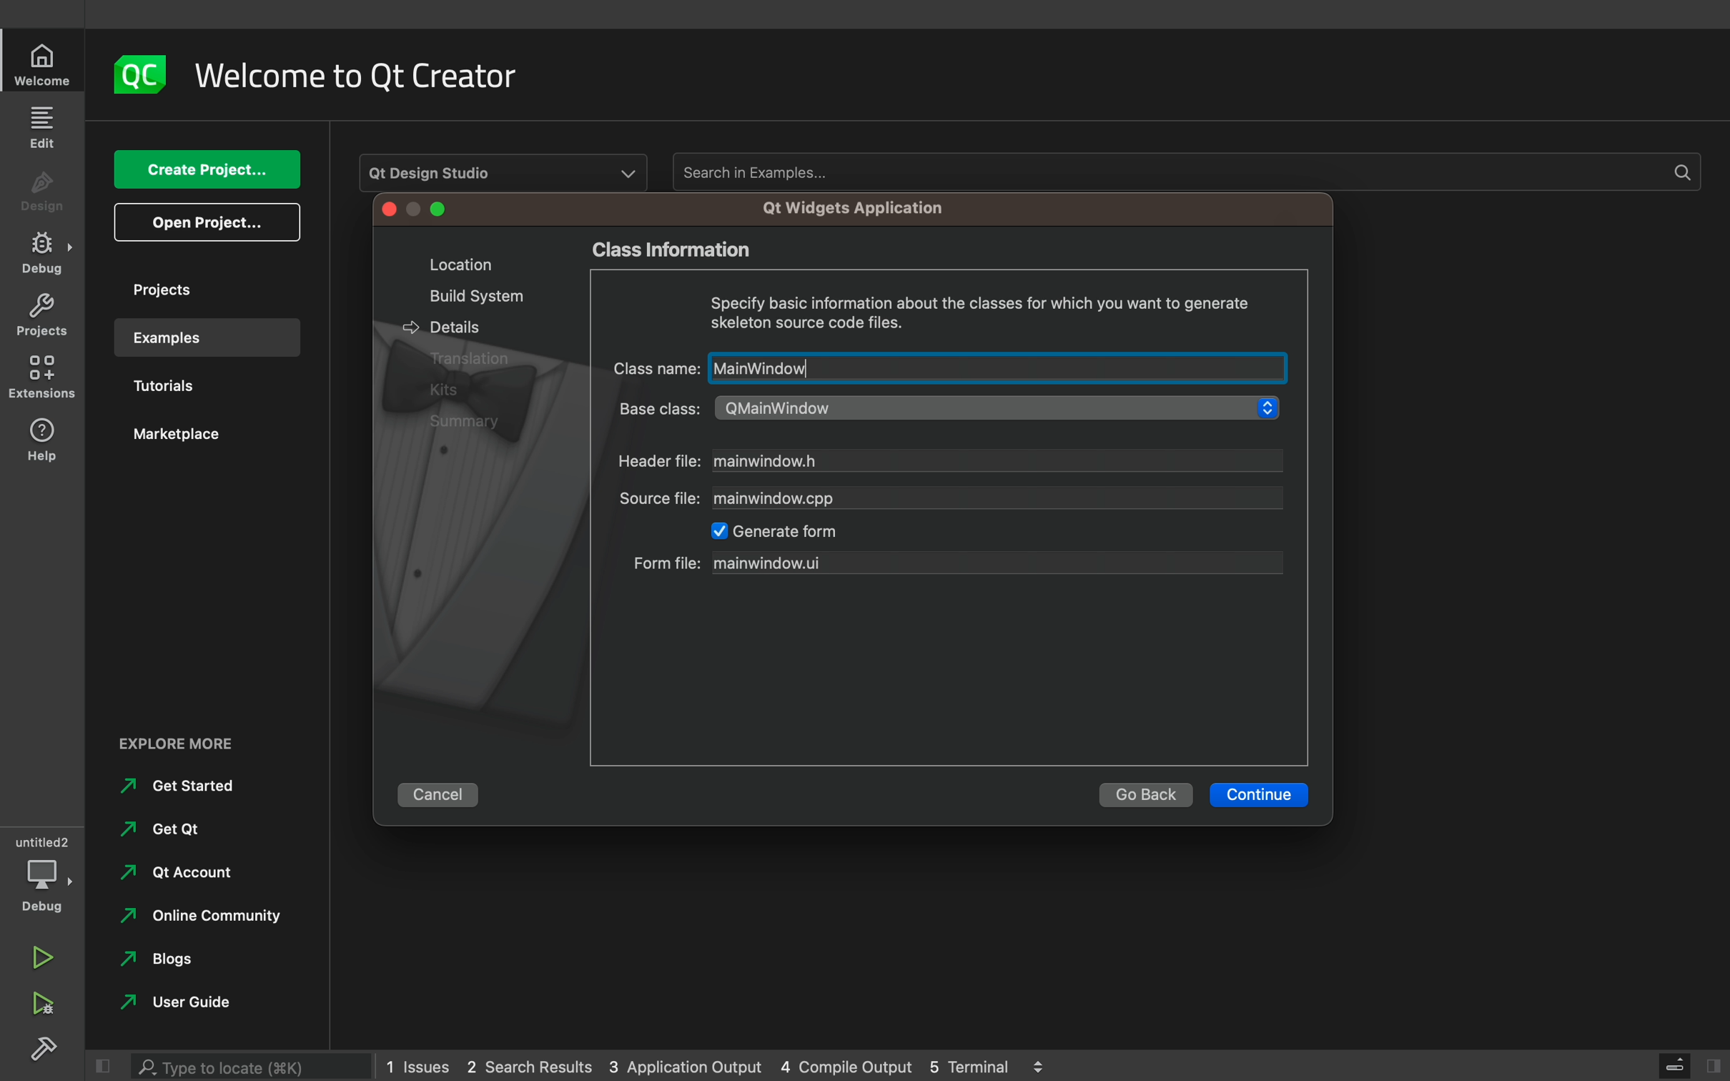 Image resolution: width=1730 pixels, height=1081 pixels. Describe the element at coordinates (206, 337) in the screenshot. I see `examples` at that location.